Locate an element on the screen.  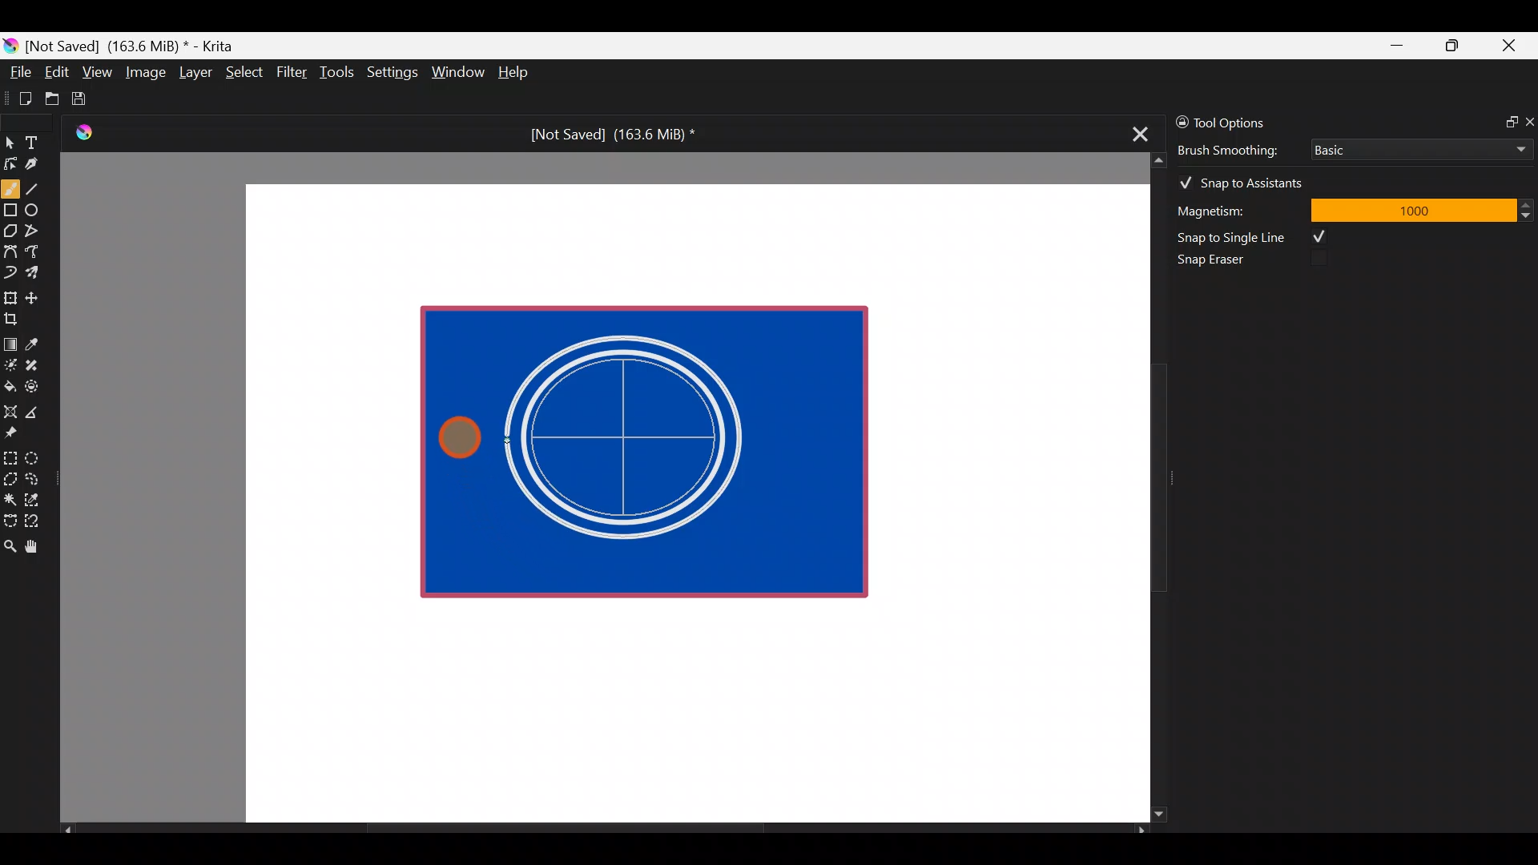
Magnetic curve selection tool is located at coordinates (37, 522).